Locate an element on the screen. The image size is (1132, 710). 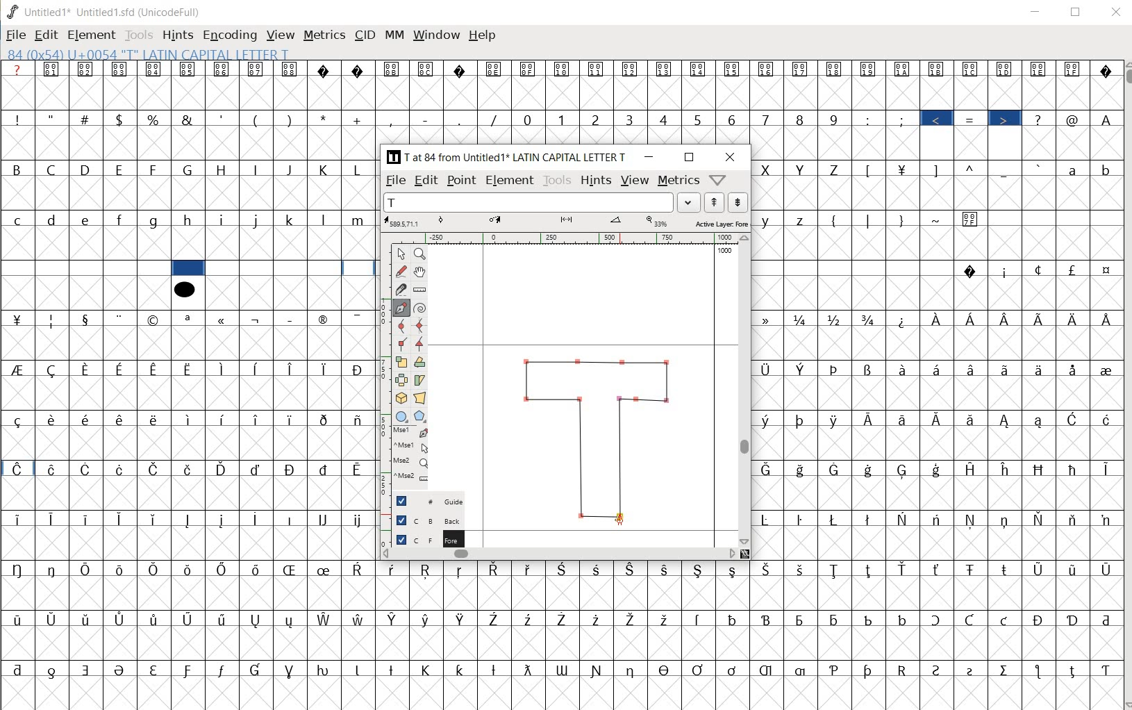
guide layer is located at coordinates (428, 500).